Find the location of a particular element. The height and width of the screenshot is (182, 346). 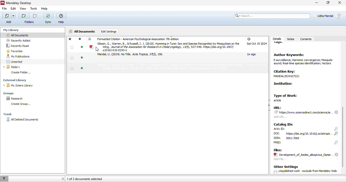

search is located at coordinates (336, 136).